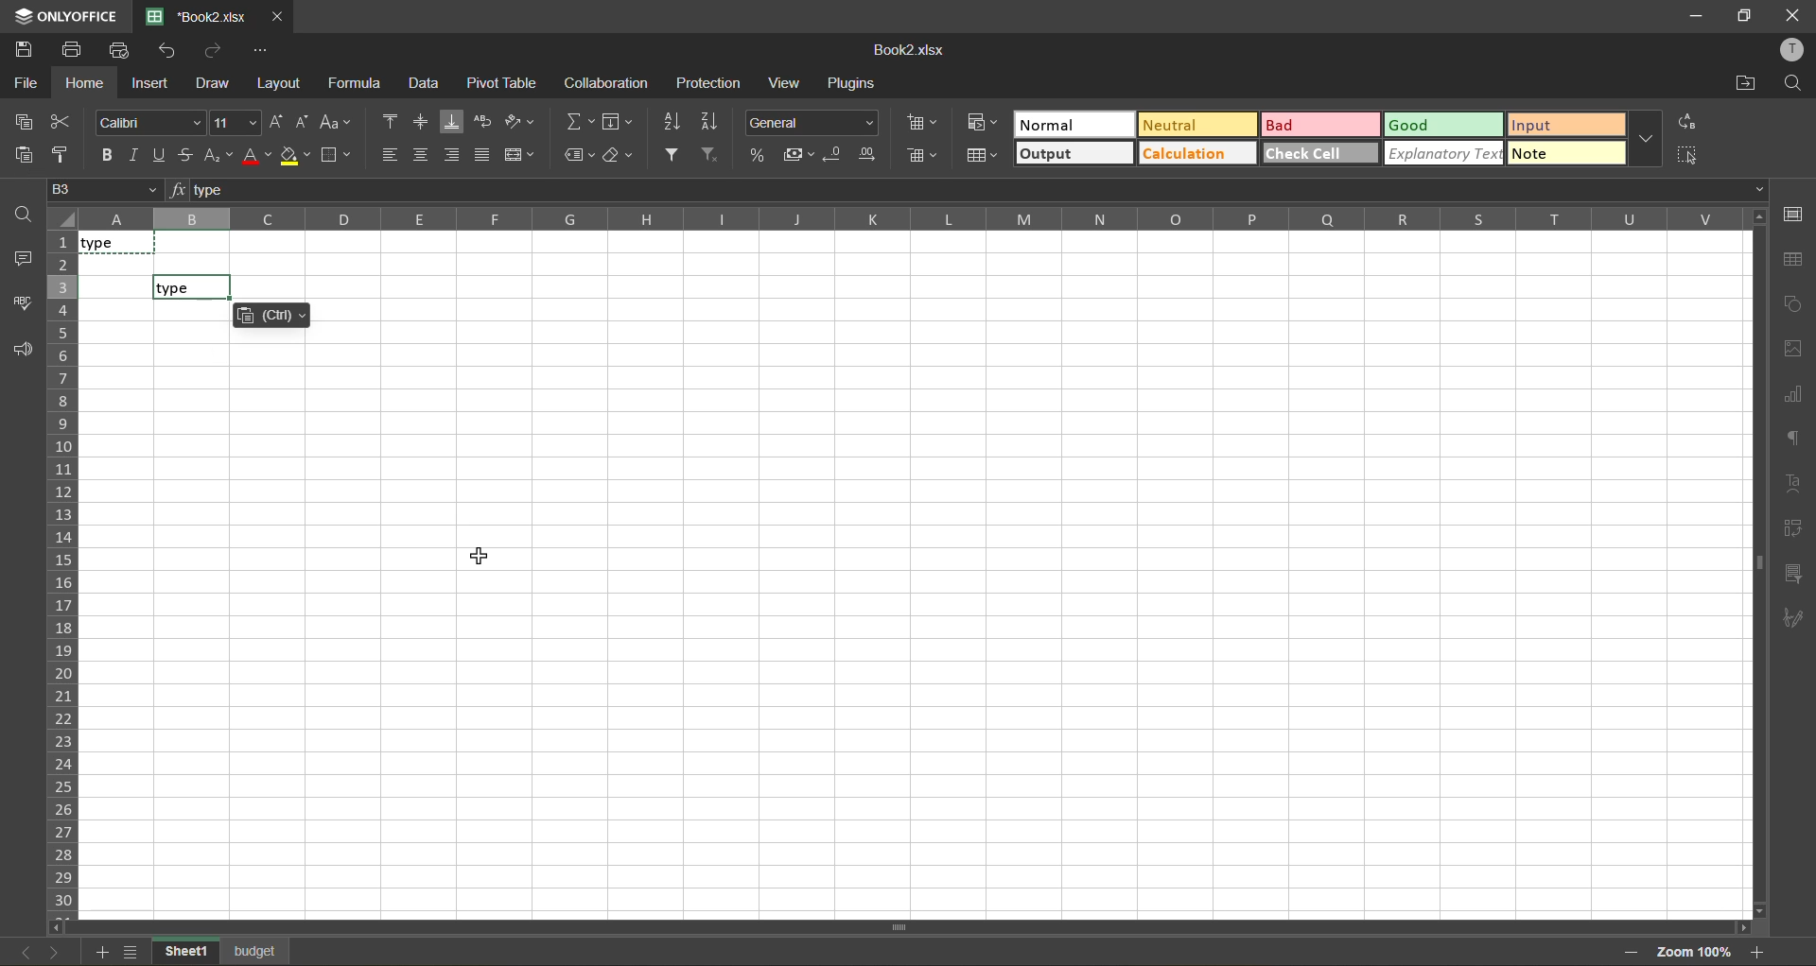 The image size is (1816, 966). What do you see at coordinates (391, 153) in the screenshot?
I see `align left` at bounding box center [391, 153].